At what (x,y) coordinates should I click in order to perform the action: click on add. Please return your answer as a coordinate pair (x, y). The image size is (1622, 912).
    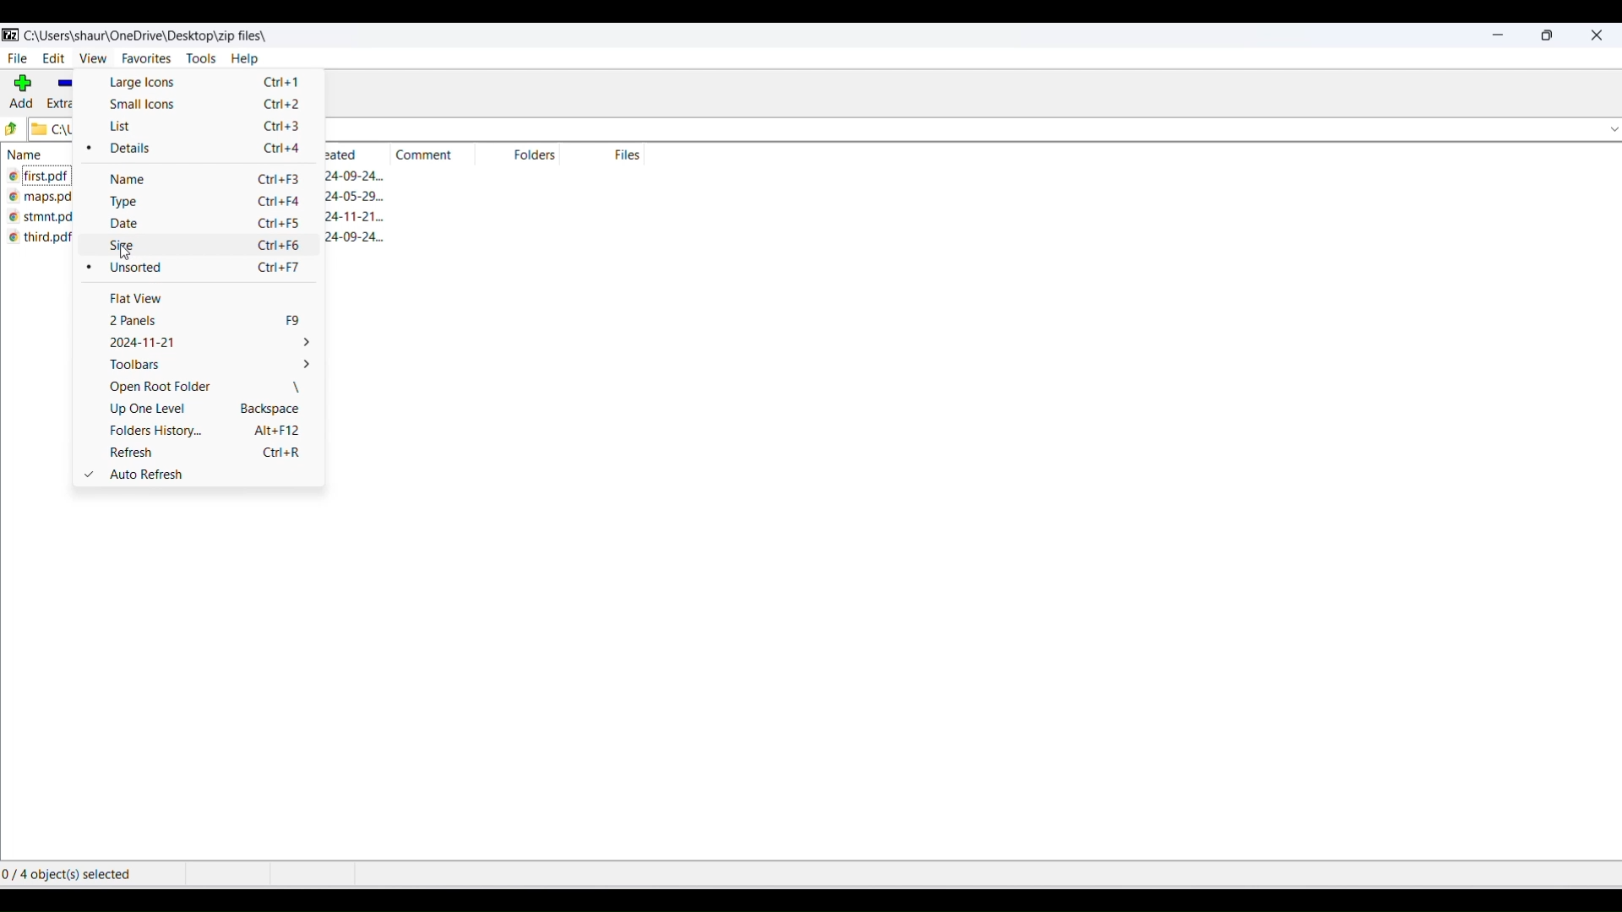
    Looking at the image, I should click on (22, 93).